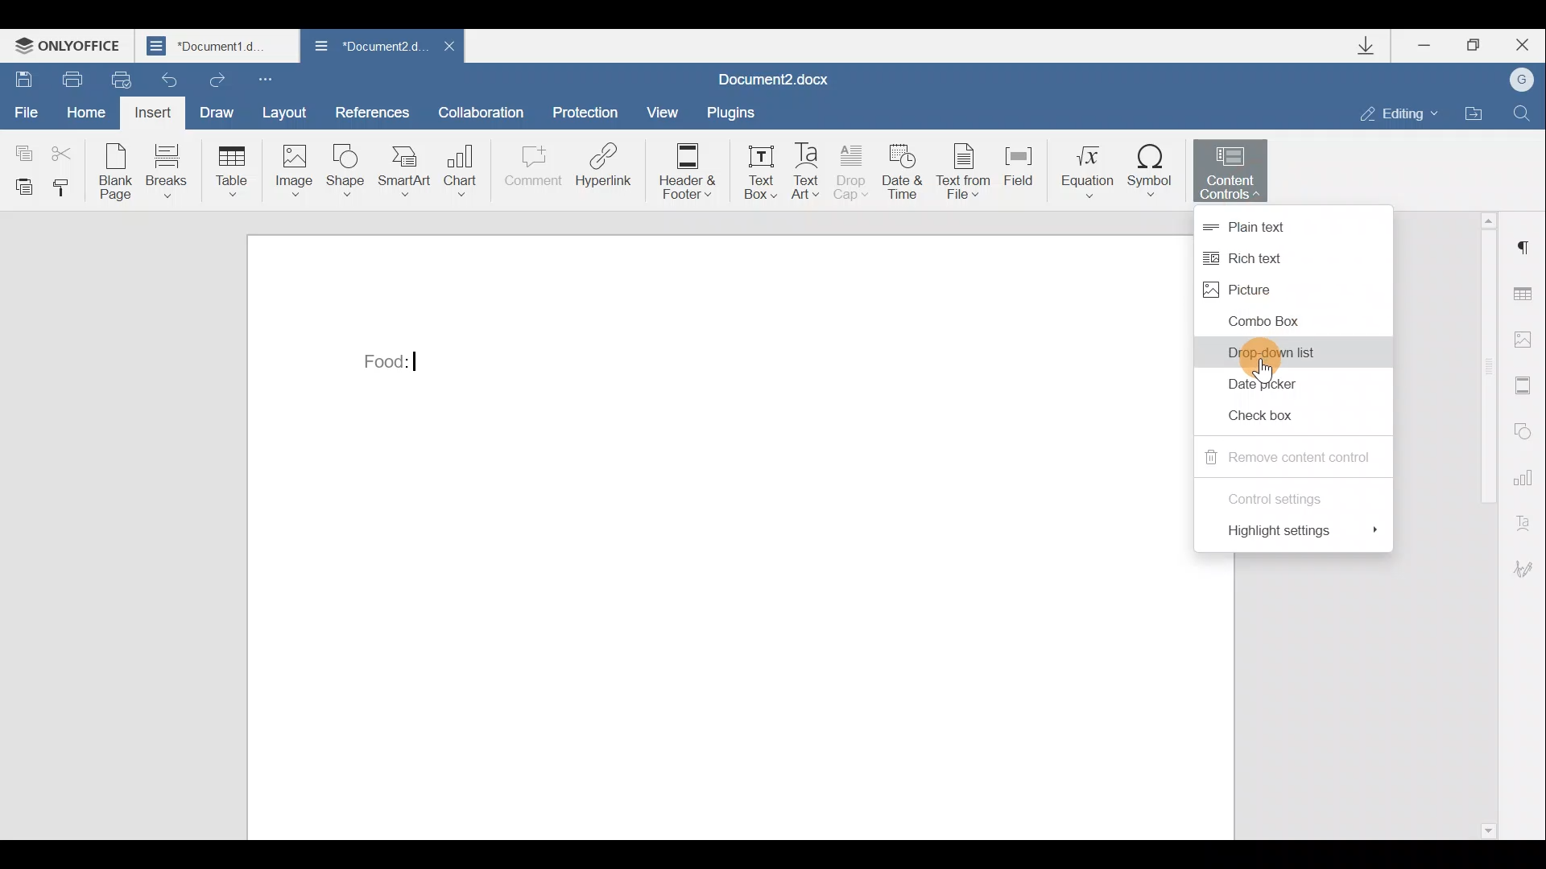 The image size is (1546, 869). What do you see at coordinates (755, 175) in the screenshot?
I see `Text box` at bounding box center [755, 175].